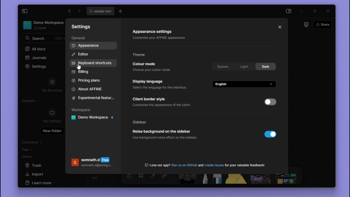 The height and width of the screenshot is (197, 350). I want to click on settings, so click(34, 66).